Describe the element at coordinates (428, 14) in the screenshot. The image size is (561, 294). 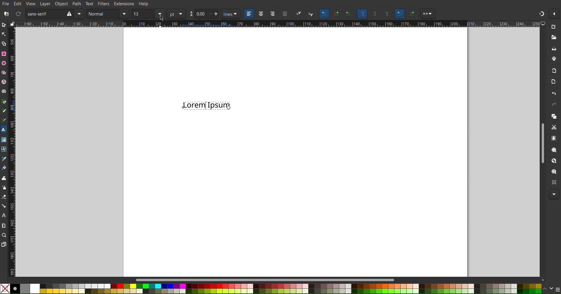
I see `` at that location.